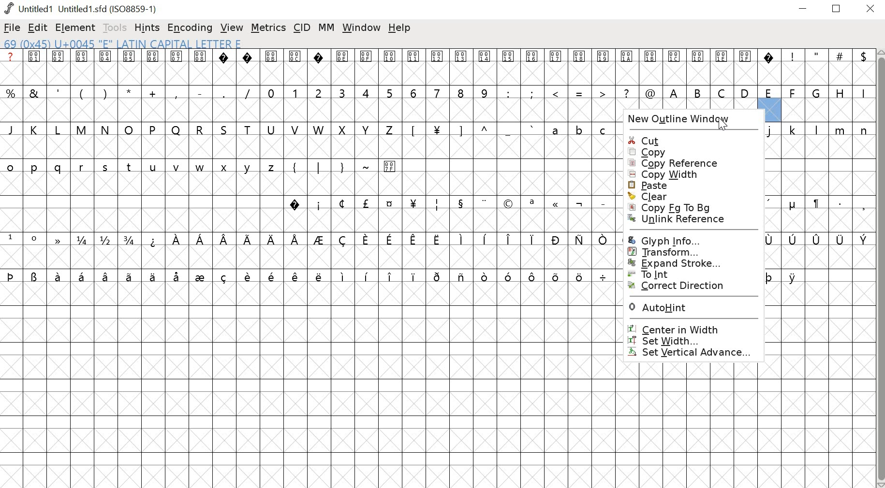 This screenshot has width=885, height=488. What do you see at coordinates (768, 92) in the screenshot?
I see `uppercase alphabets` at bounding box center [768, 92].